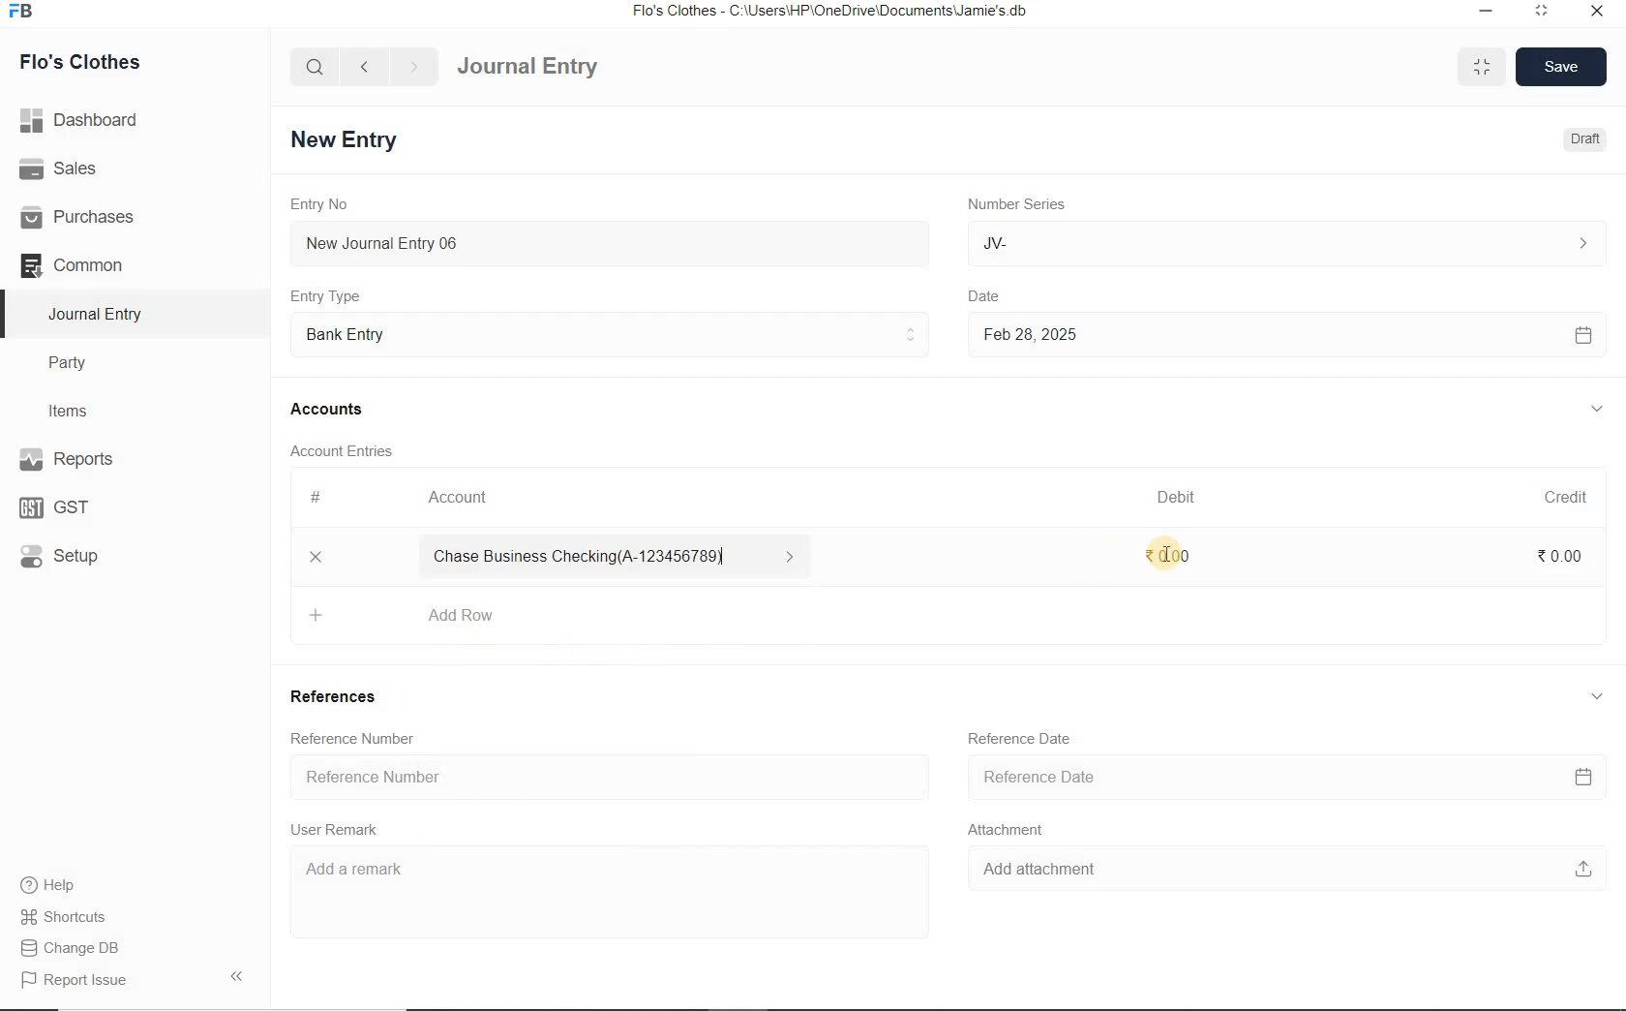 The width and height of the screenshot is (1626, 1011). I want to click on Entry Type, so click(611, 332).